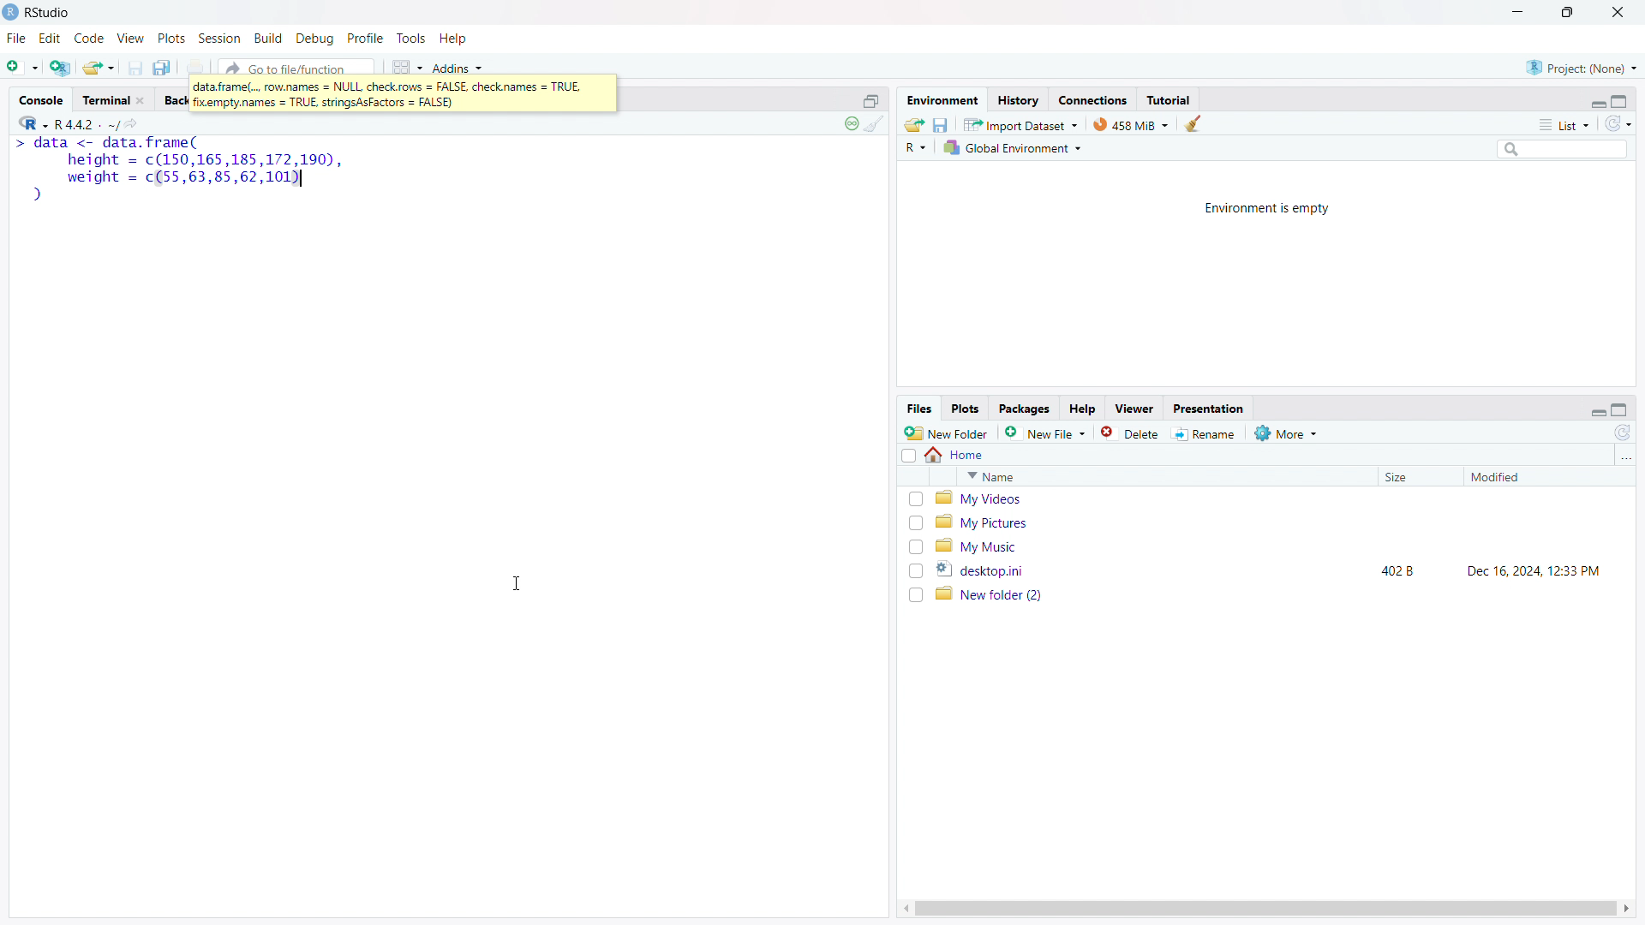 The width and height of the screenshot is (1645, 925). What do you see at coordinates (1278, 570) in the screenshot?
I see `desktop.in  402B Dec 16, 2024, 12:33PM` at bounding box center [1278, 570].